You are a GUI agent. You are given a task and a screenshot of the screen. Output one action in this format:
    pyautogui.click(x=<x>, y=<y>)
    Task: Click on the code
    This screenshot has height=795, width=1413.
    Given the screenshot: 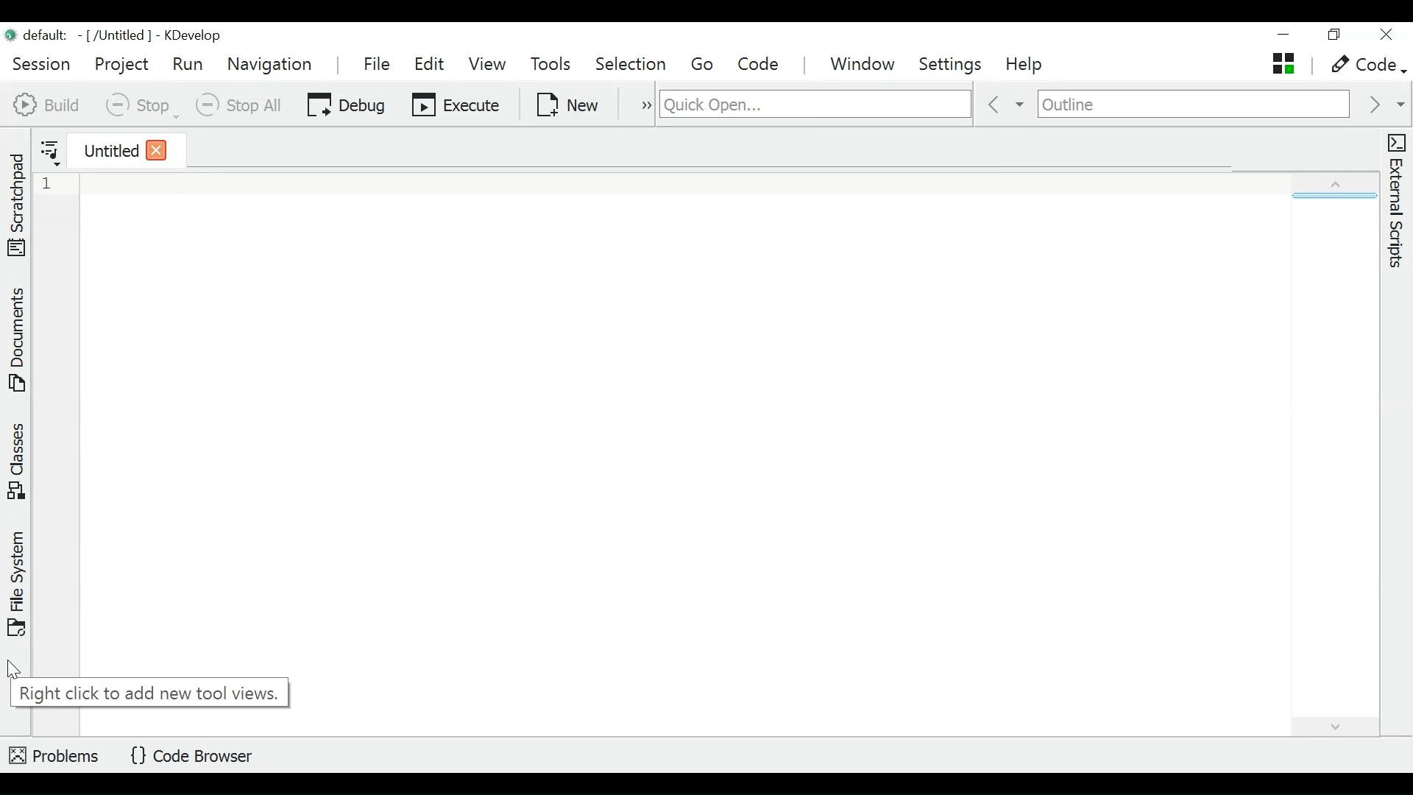 What is the action you would take?
    pyautogui.click(x=1364, y=67)
    